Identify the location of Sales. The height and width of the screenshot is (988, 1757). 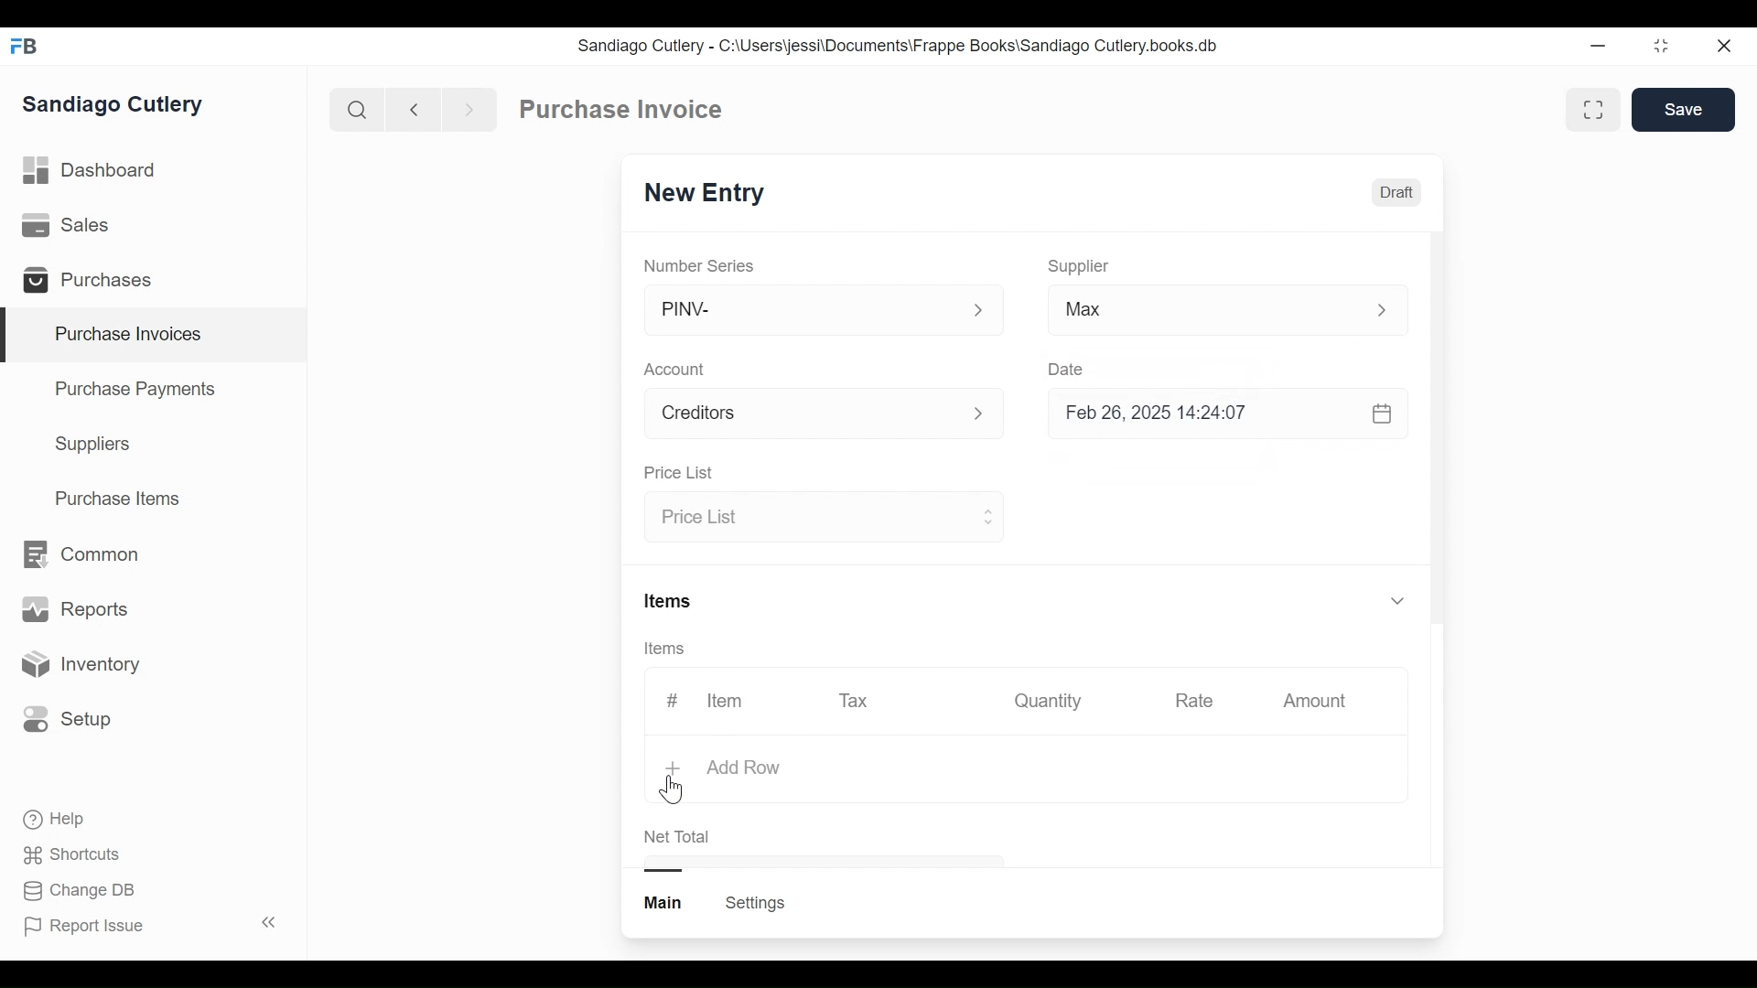
(70, 226).